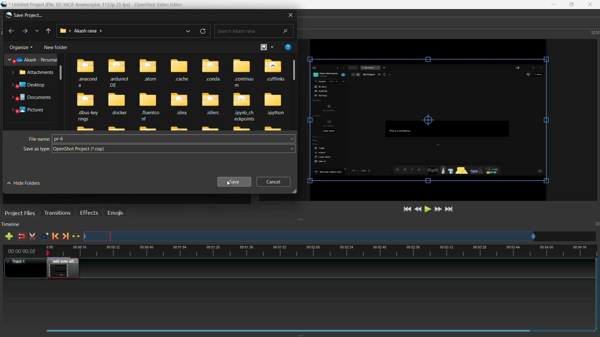 The width and height of the screenshot is (600, 337). Describe the element at coordinates (28, 110) in the screenshot. I see `pictures` at that location.